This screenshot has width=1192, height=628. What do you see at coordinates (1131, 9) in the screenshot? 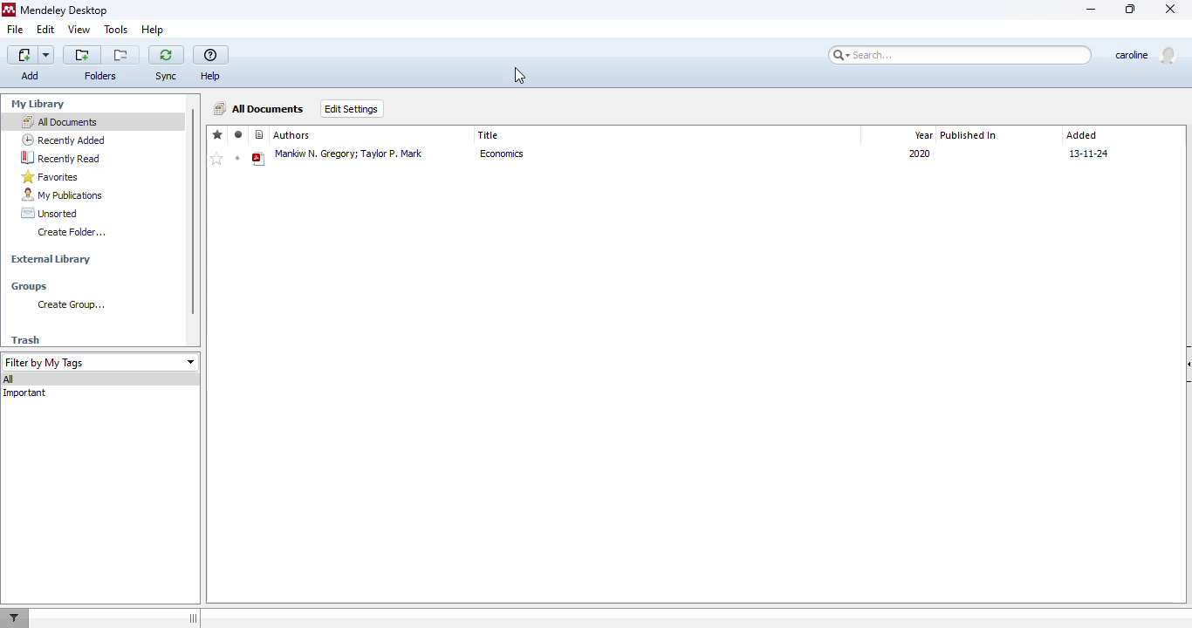
I see `maximize` at bounding box center [1131, 9].